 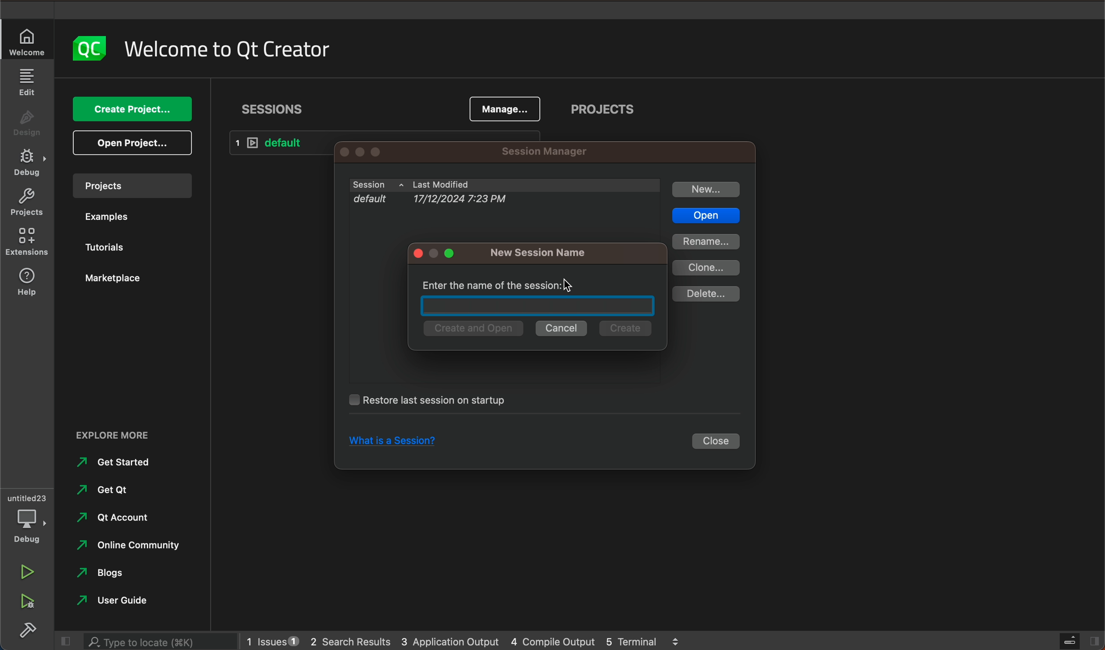 I want to click on manage, so click(x=506, y=107).